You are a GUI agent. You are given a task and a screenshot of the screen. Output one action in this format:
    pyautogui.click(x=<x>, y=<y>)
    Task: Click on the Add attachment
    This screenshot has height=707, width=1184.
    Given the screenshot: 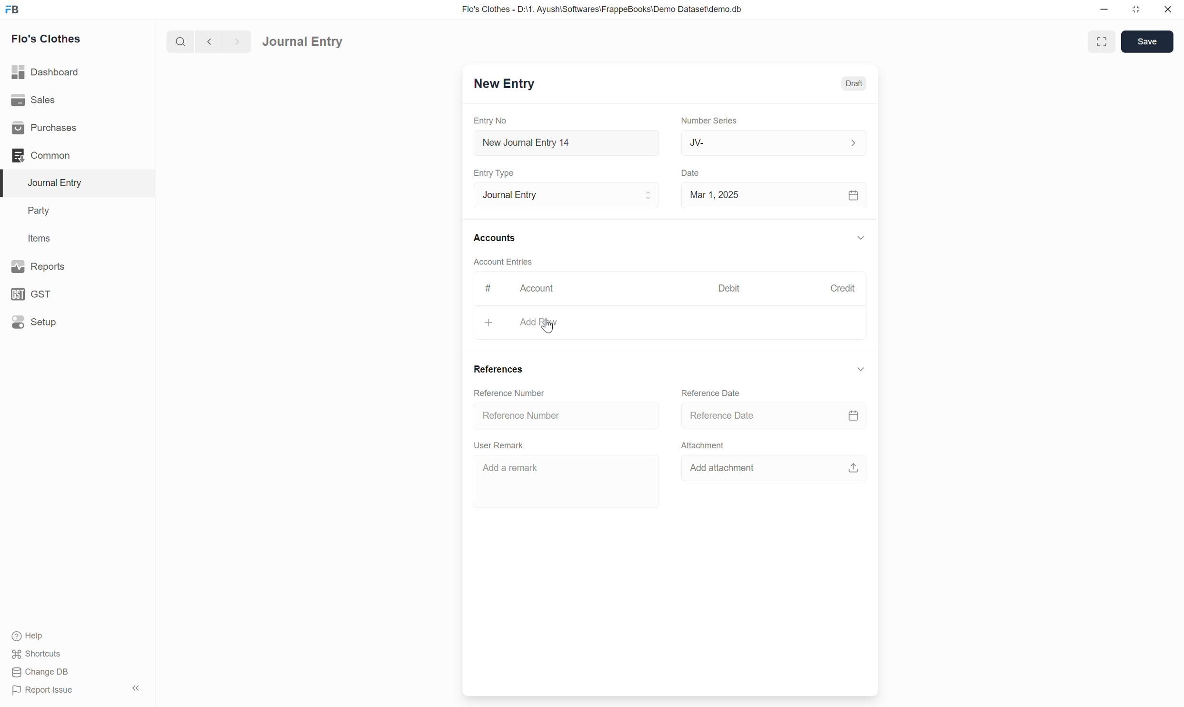 What is the action you would take?
    pyautogui.click(x=730, y=468)
    